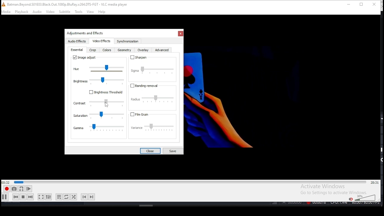  What do you see at coordinates (66, 197) in the screenshot?
I see `click to toggle between, loop all, loop one, and no loop` at bounding box center [66, 197].